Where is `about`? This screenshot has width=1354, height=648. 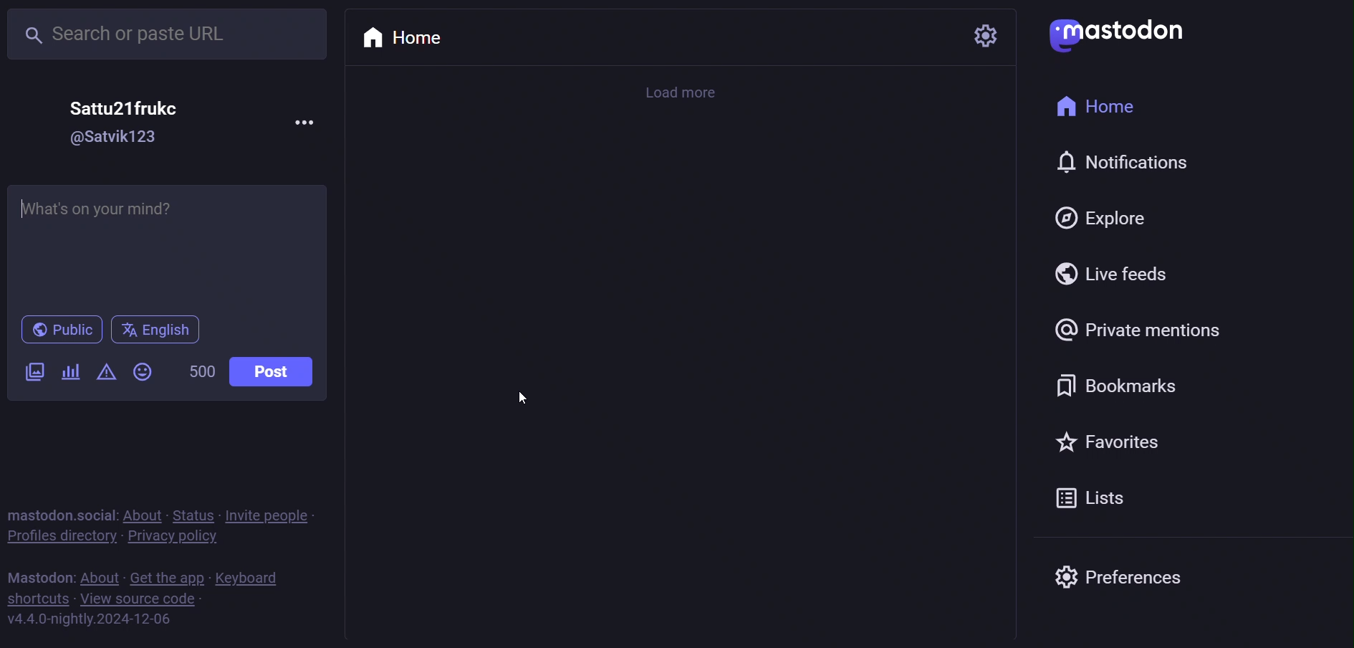
about is located at coordinates (100, 578).